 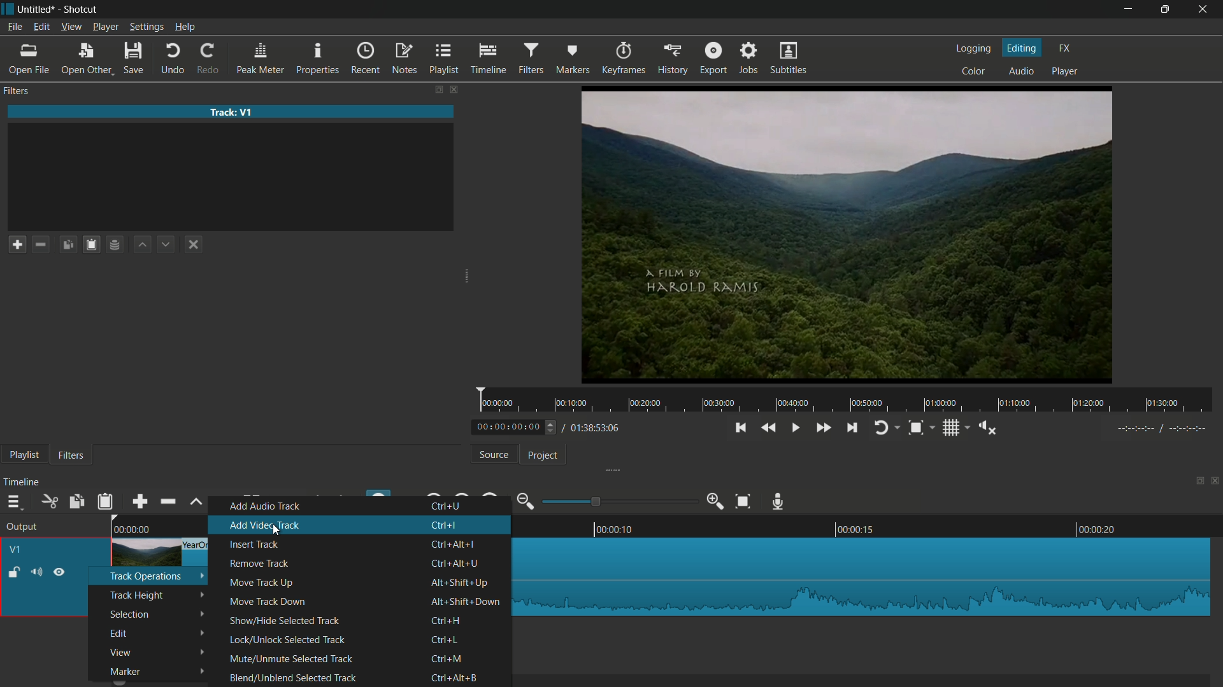 I want to click on timeline menu, so click(x=13, y=502).